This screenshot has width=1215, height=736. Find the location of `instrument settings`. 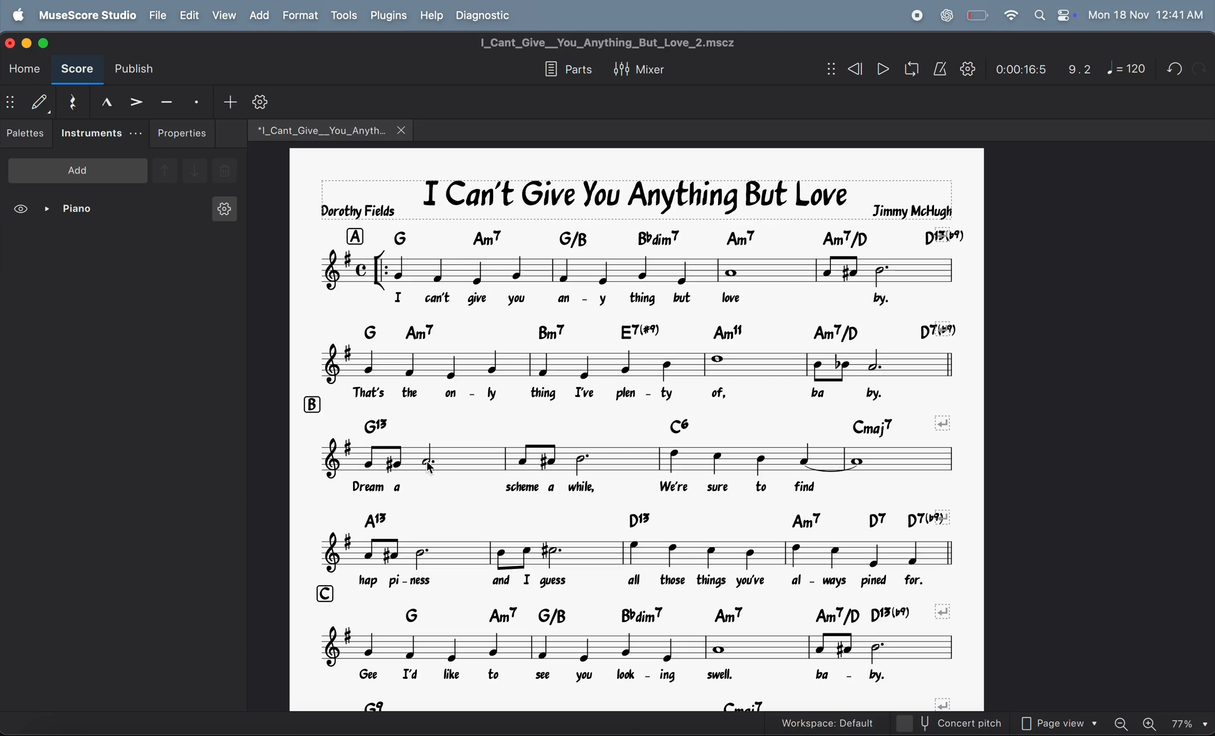

instrument settings is located at coordinates (217, 208).